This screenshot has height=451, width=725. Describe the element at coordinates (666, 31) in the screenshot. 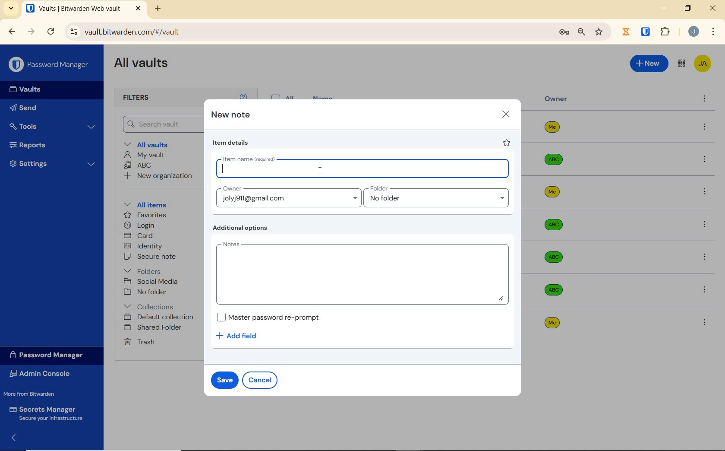

I see `extensions` at that location.